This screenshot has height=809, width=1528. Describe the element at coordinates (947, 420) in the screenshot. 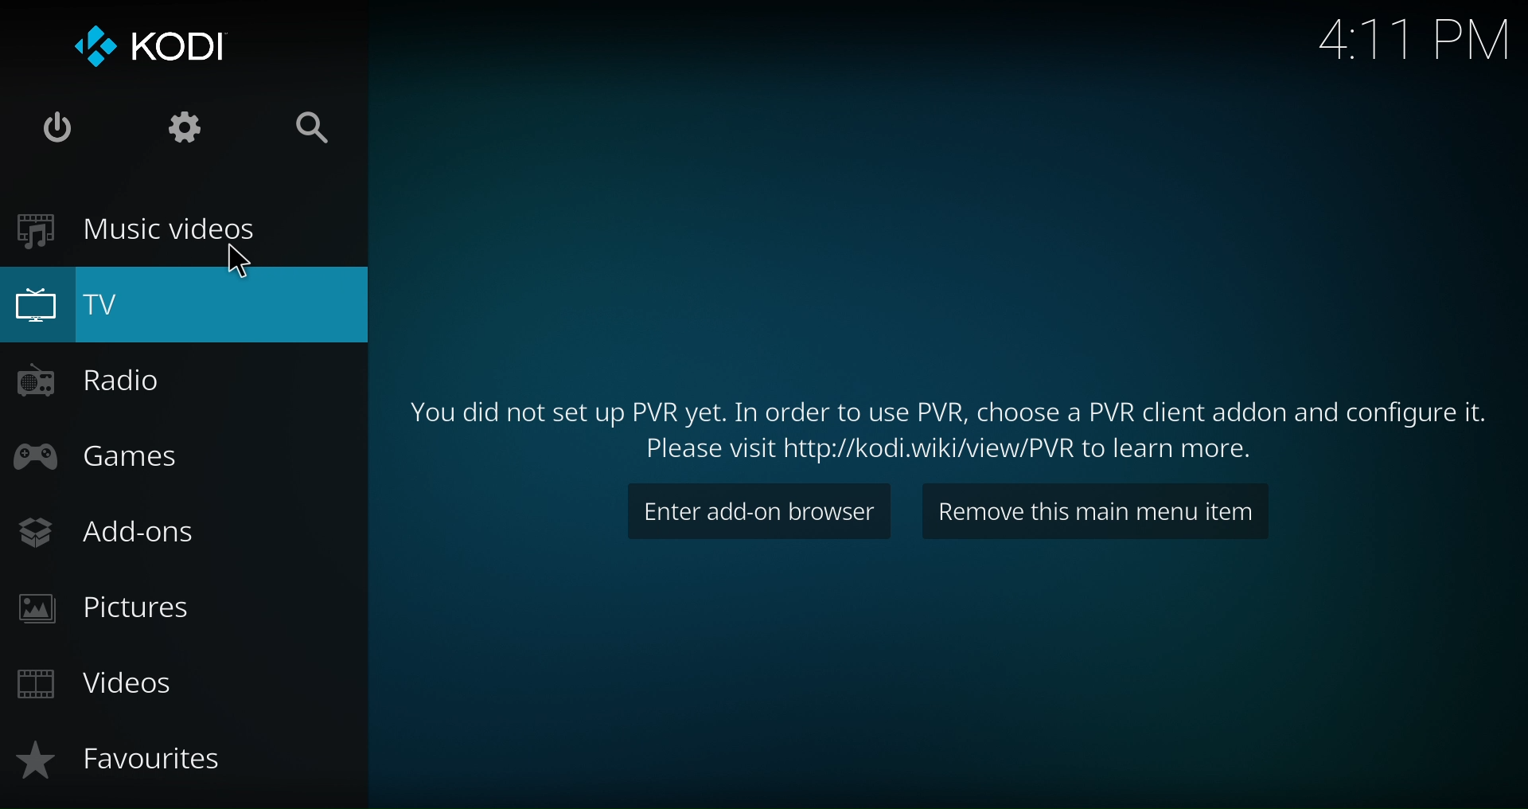

I see `Text` at that location.